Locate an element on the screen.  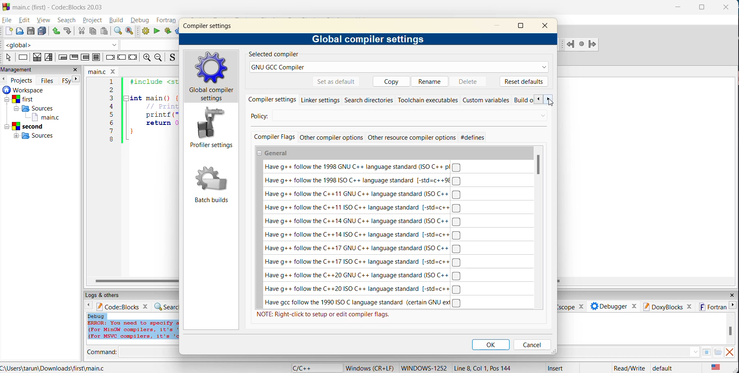
rename is located at coordinates (431, 82).